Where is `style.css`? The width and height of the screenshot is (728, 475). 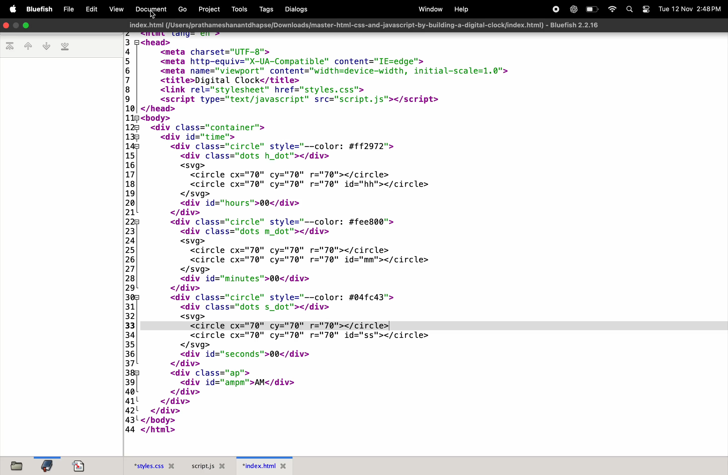
style.css is located at coordinates (152, 465).